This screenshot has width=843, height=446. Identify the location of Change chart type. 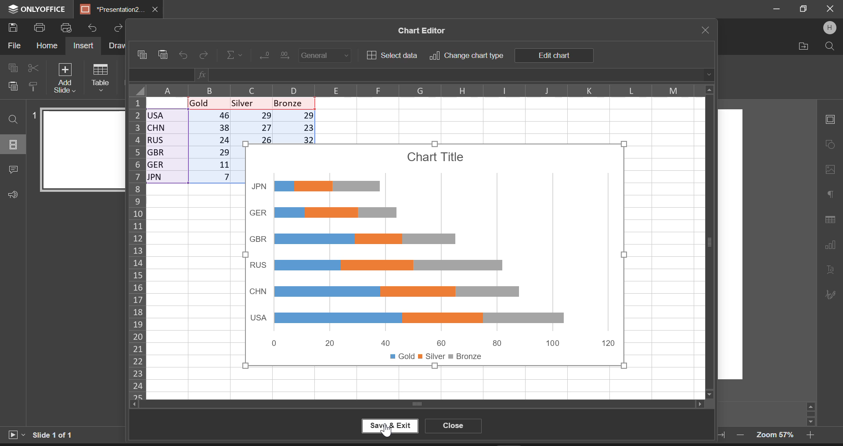
(465, 54).